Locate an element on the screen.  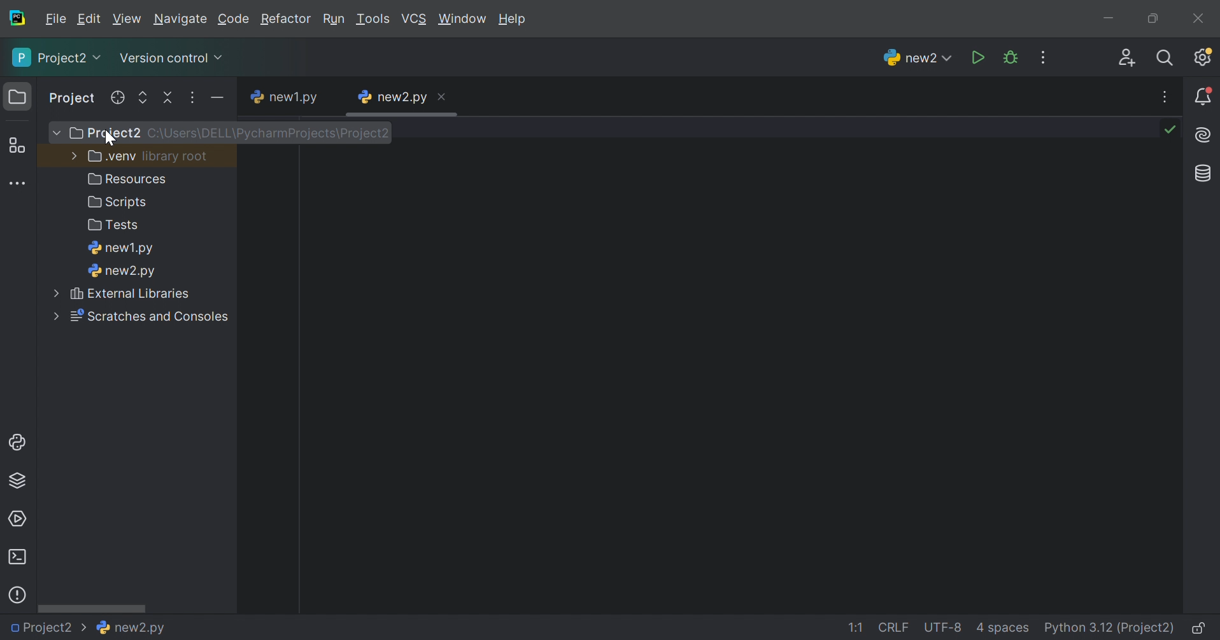
scroll bar is located at coordinates (404, 115).